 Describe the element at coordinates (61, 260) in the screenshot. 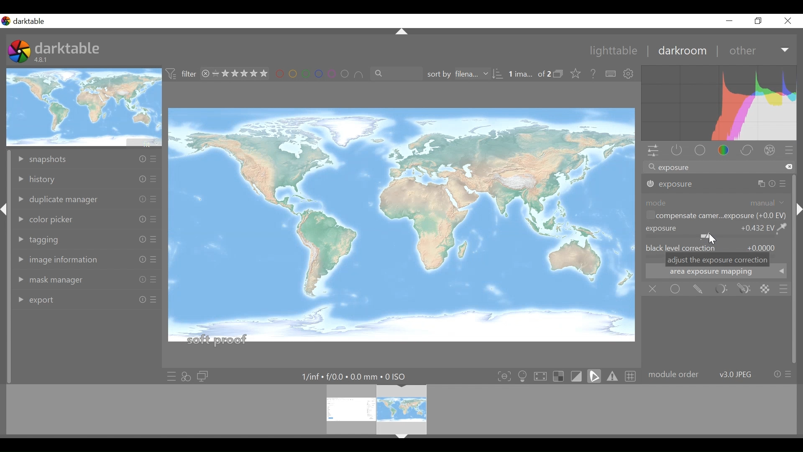

I see `image information` at that location.